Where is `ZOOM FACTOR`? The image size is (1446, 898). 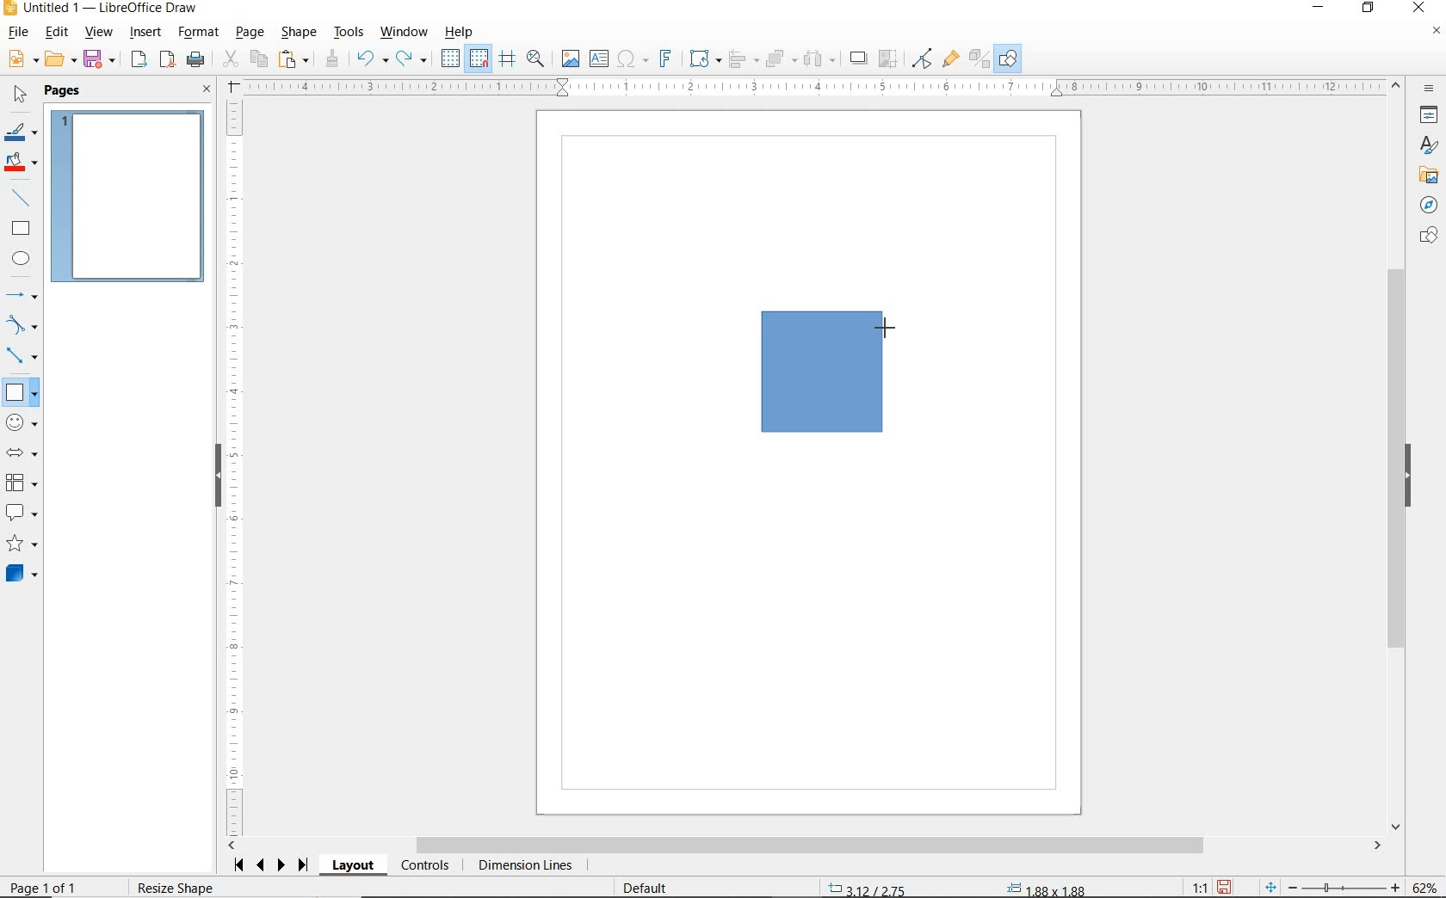 ZOOM FACTOR is located at coordinates (1424, 888).